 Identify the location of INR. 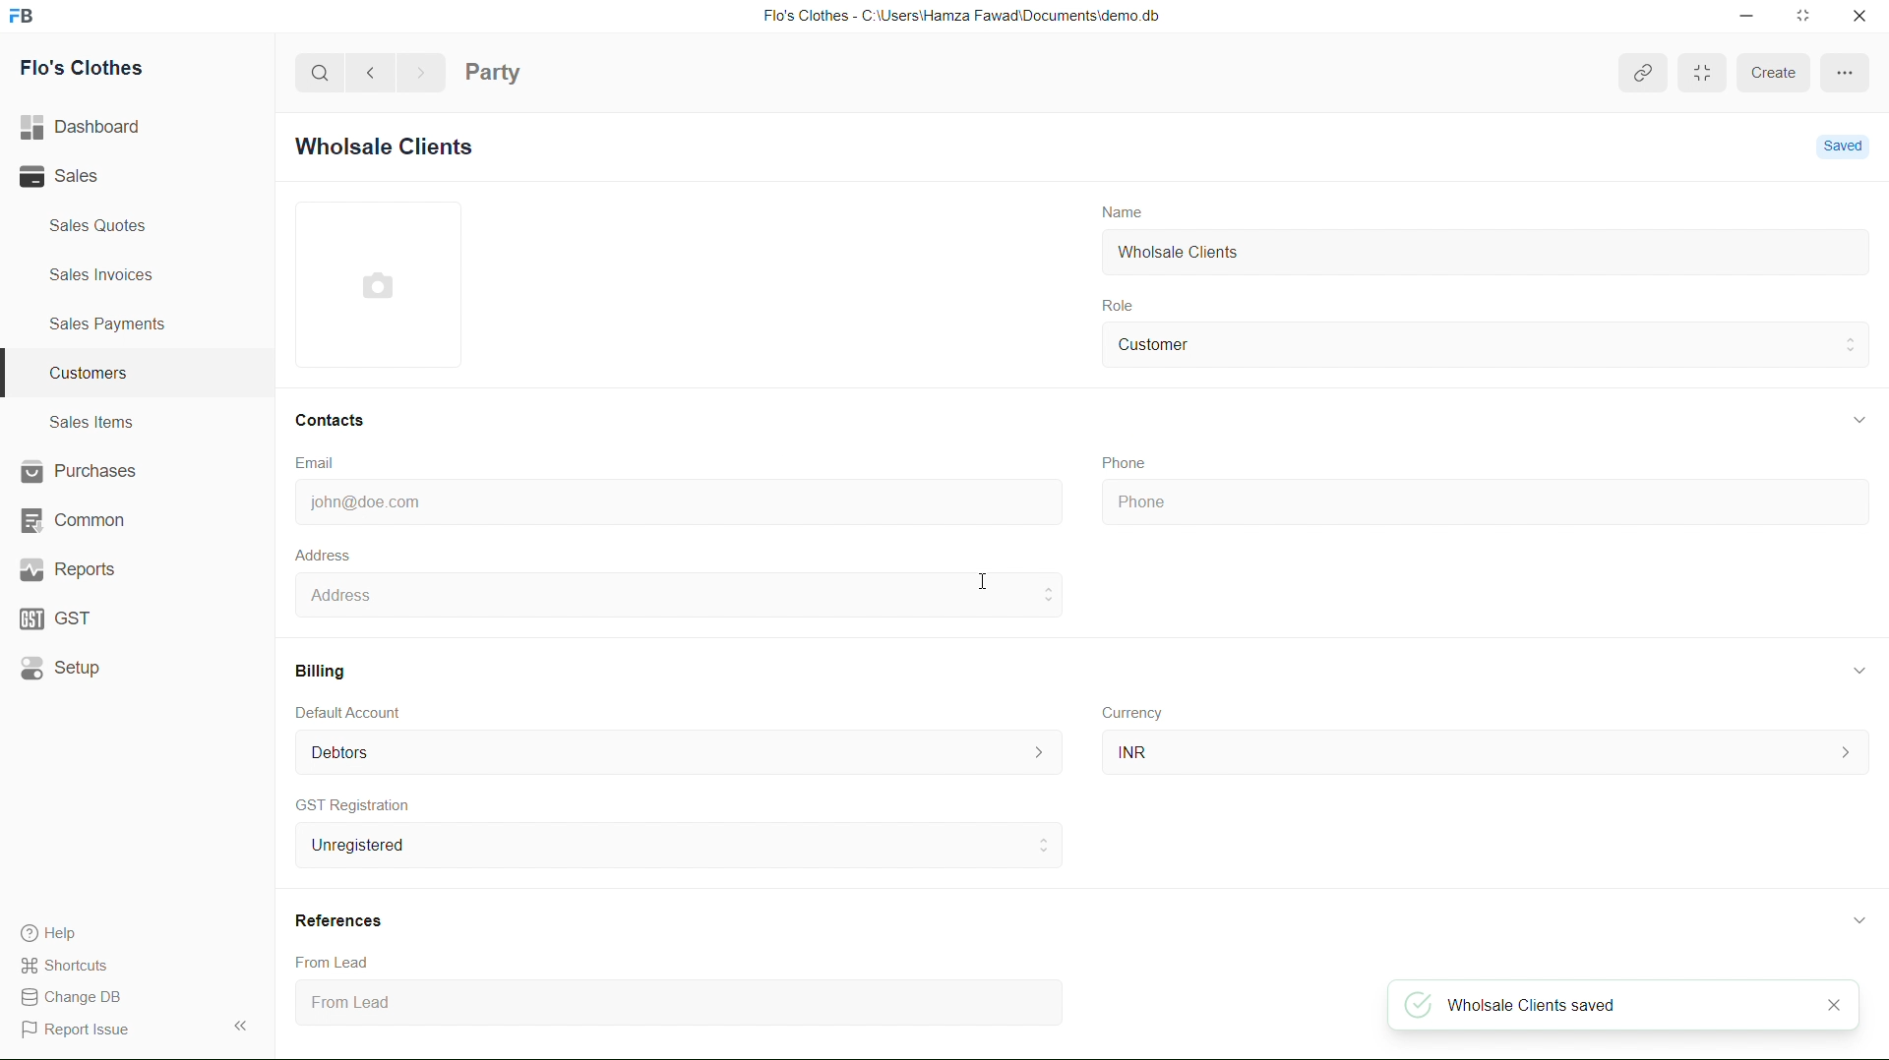
(1484, 751).